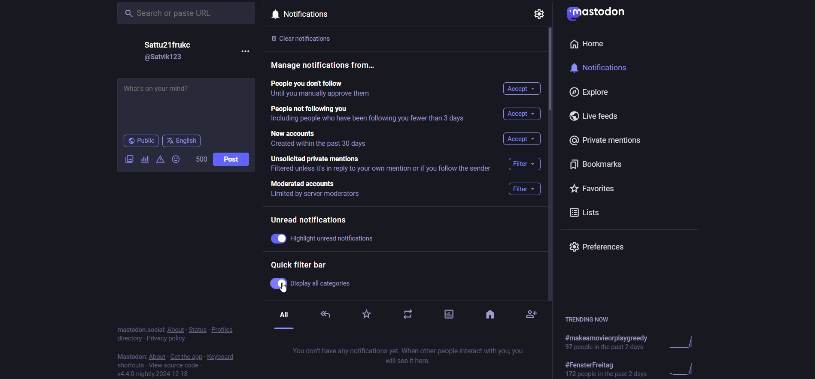 The height and width of the screenshot is (379, 815). Describe the element at coordinates (303, 15) in the screenshot. I see `notifications` at that location.